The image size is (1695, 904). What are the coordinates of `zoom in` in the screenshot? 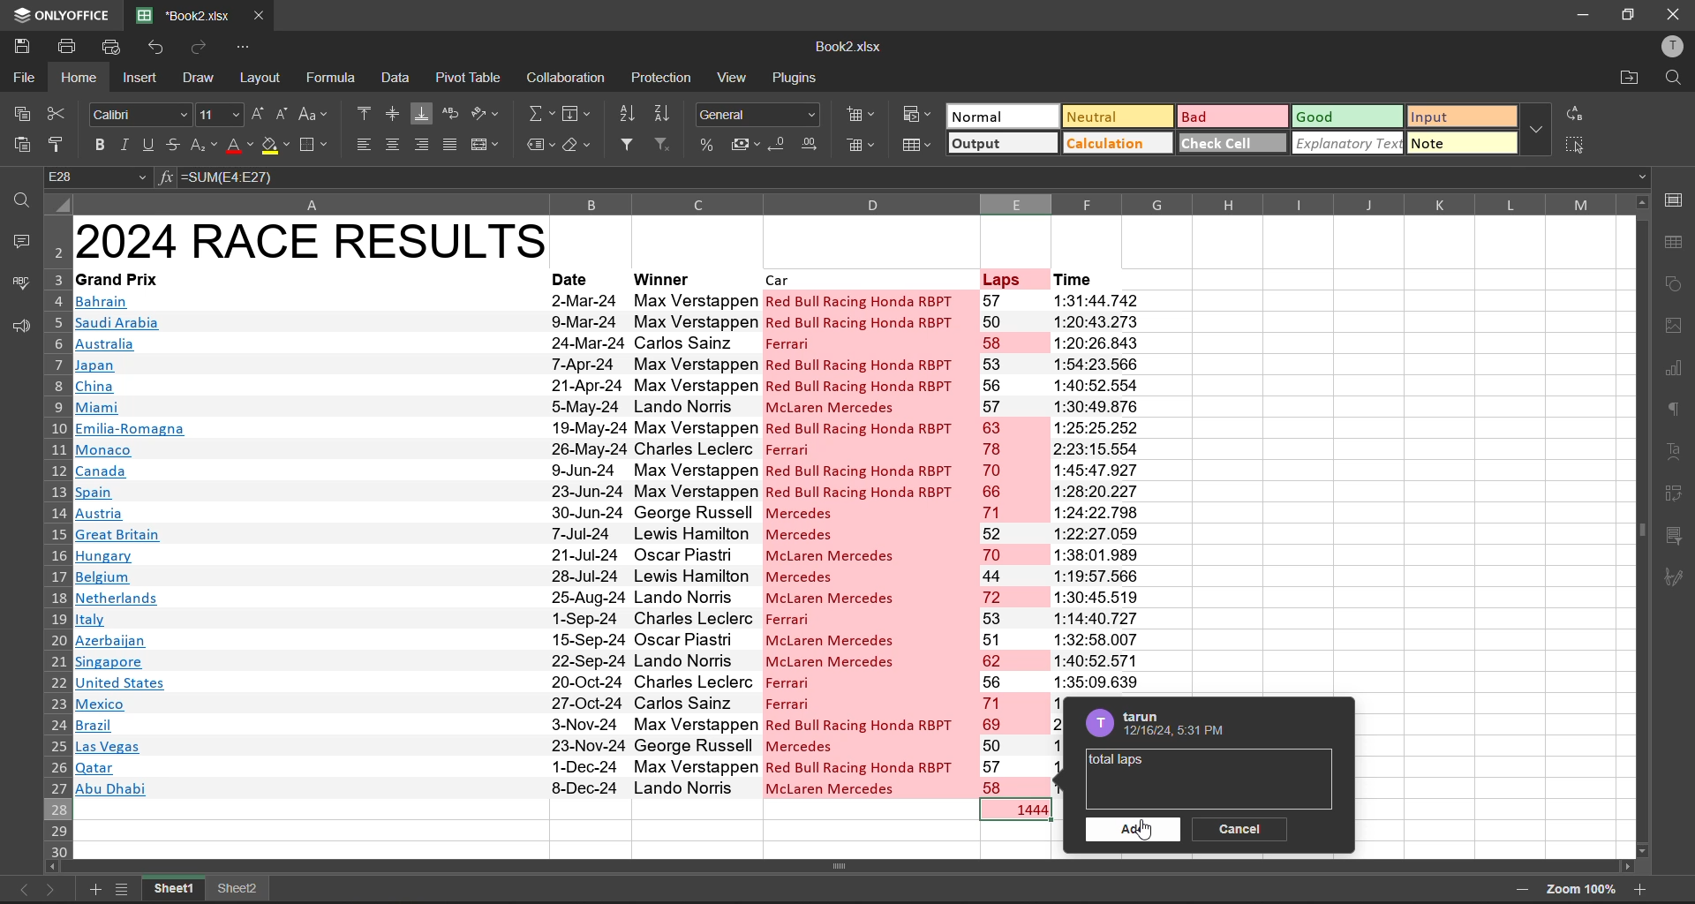 It's located at (1638, 891).